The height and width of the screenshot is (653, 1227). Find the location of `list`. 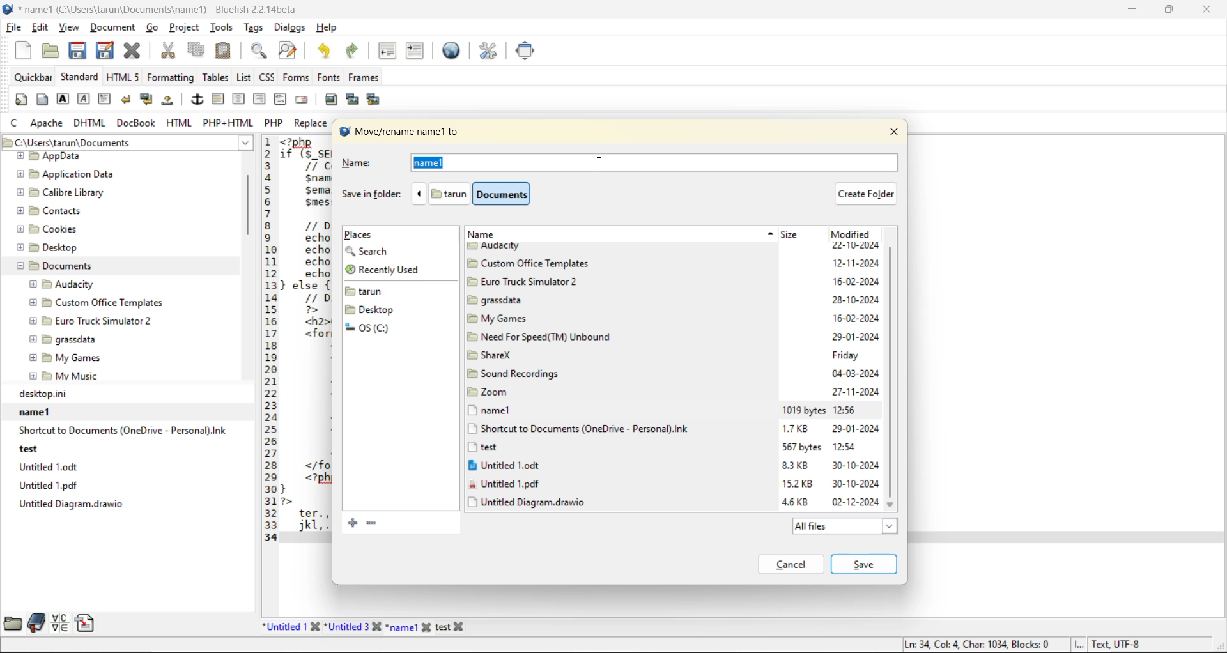

list is located at coordinates (245, 78).